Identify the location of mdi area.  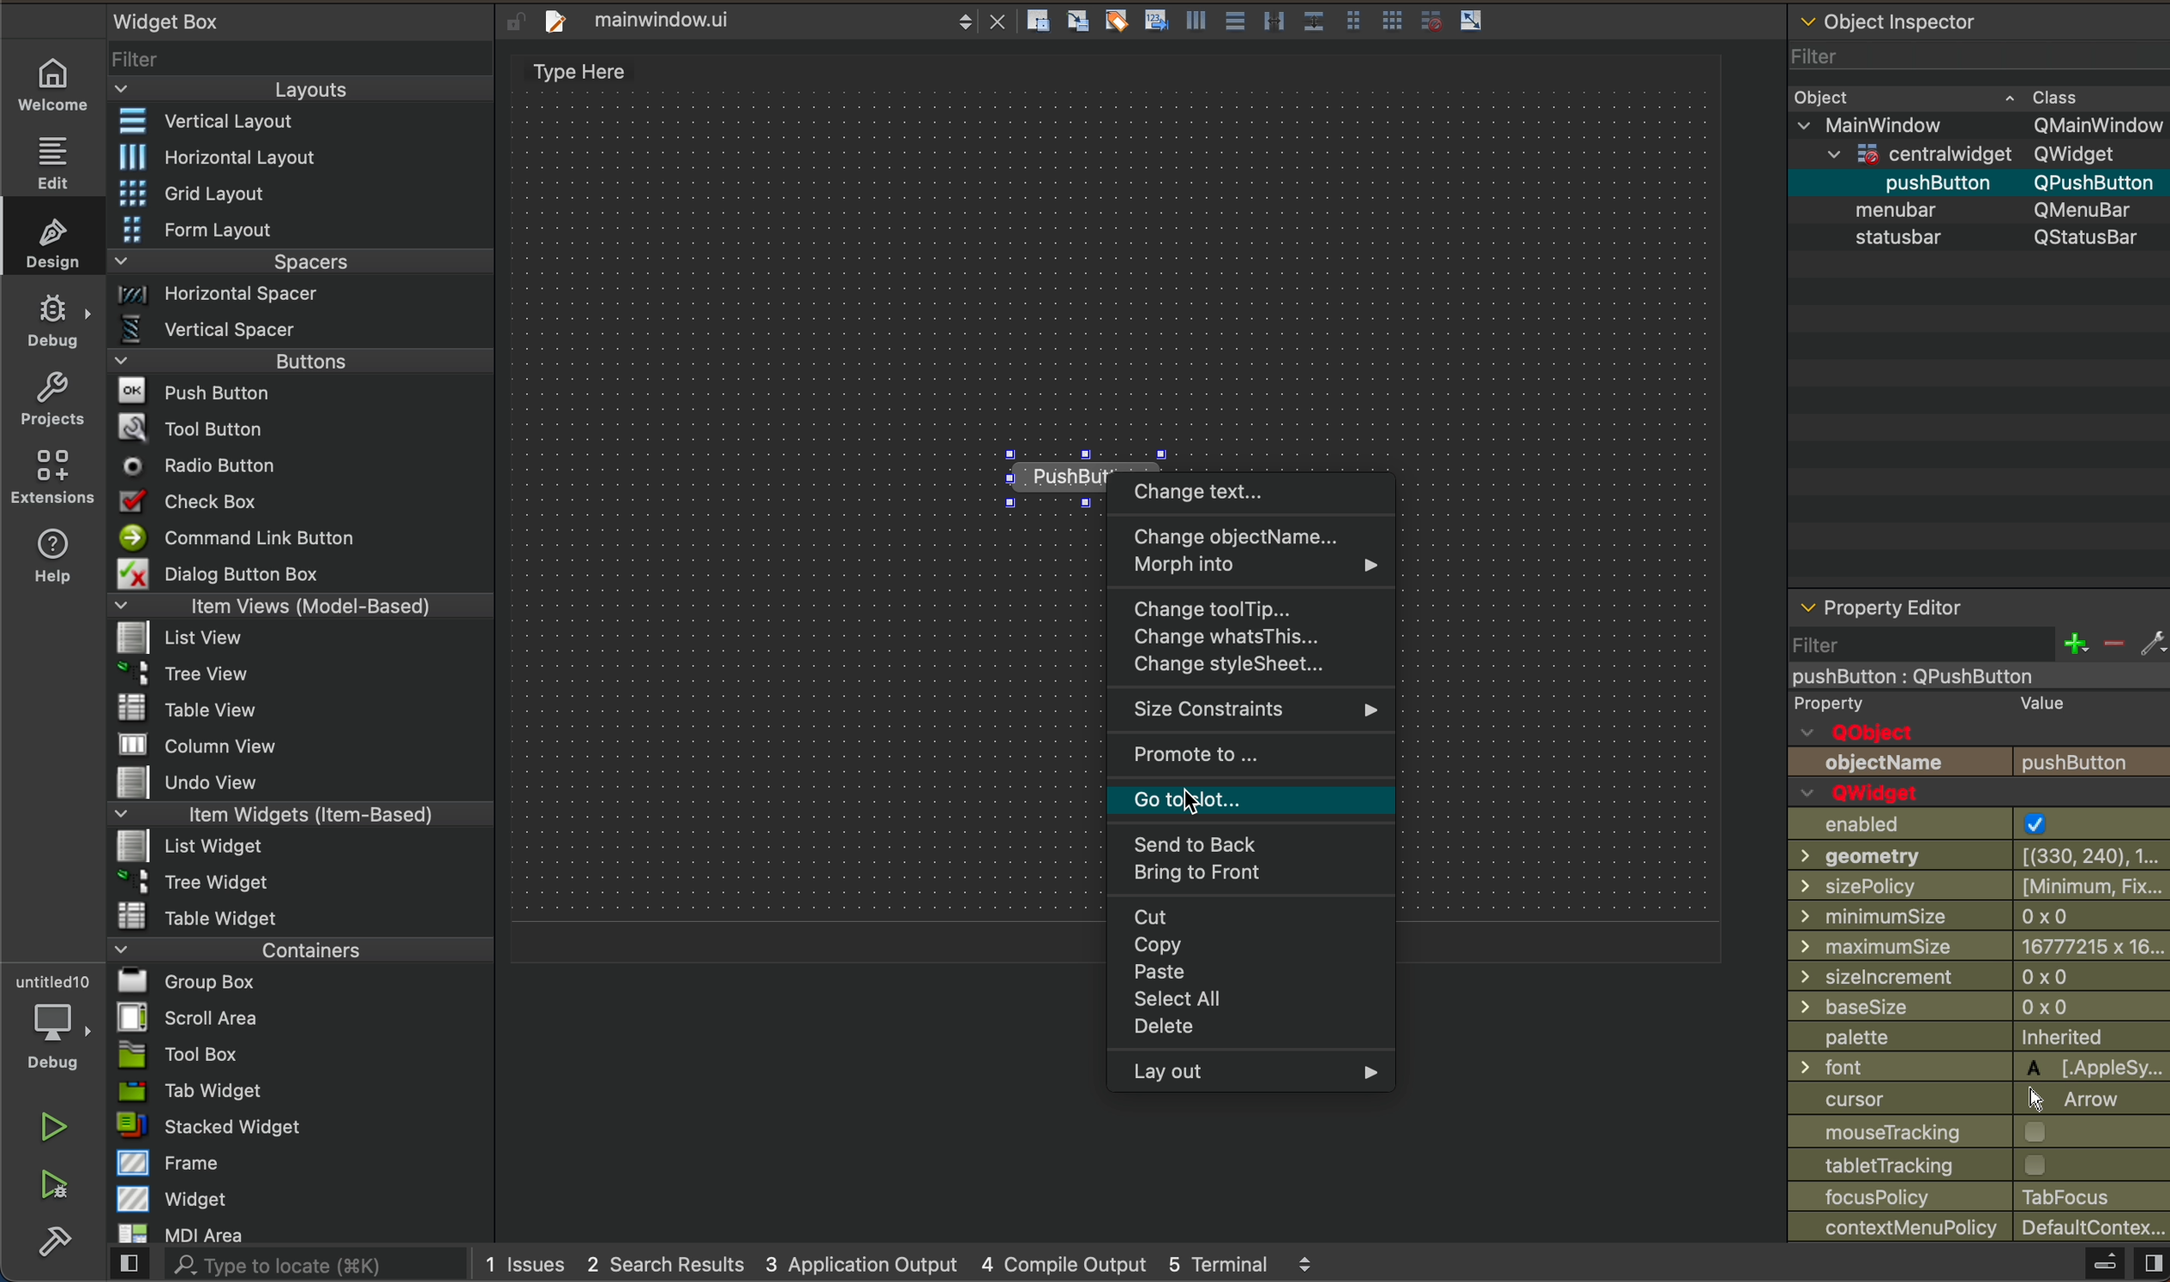
(296, 1233).